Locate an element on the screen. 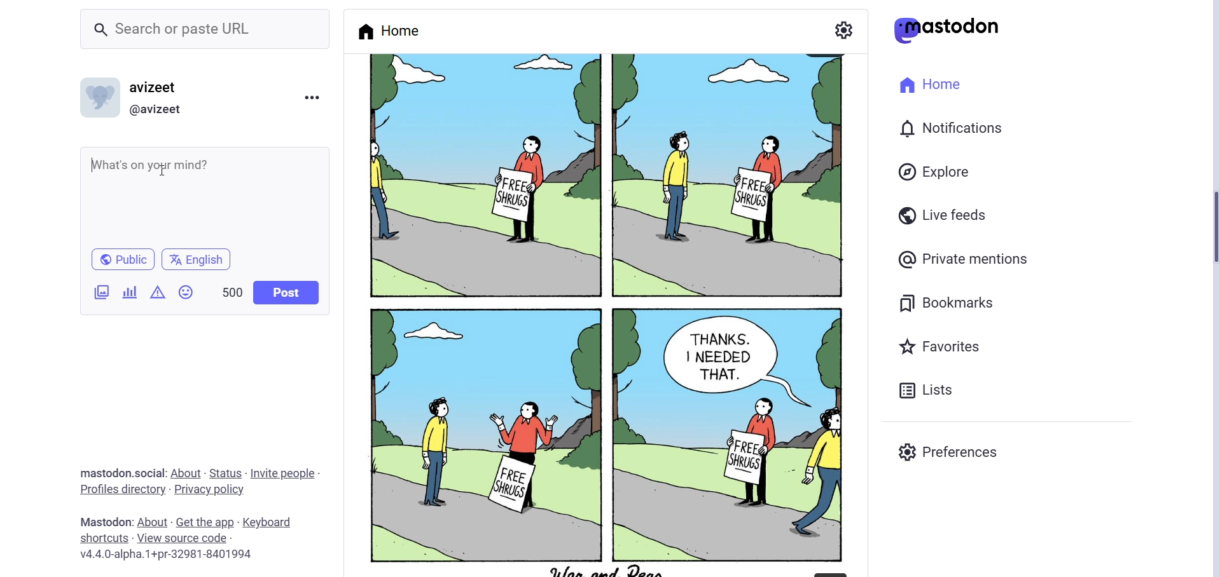  Version is located at coordinates (165, 555).